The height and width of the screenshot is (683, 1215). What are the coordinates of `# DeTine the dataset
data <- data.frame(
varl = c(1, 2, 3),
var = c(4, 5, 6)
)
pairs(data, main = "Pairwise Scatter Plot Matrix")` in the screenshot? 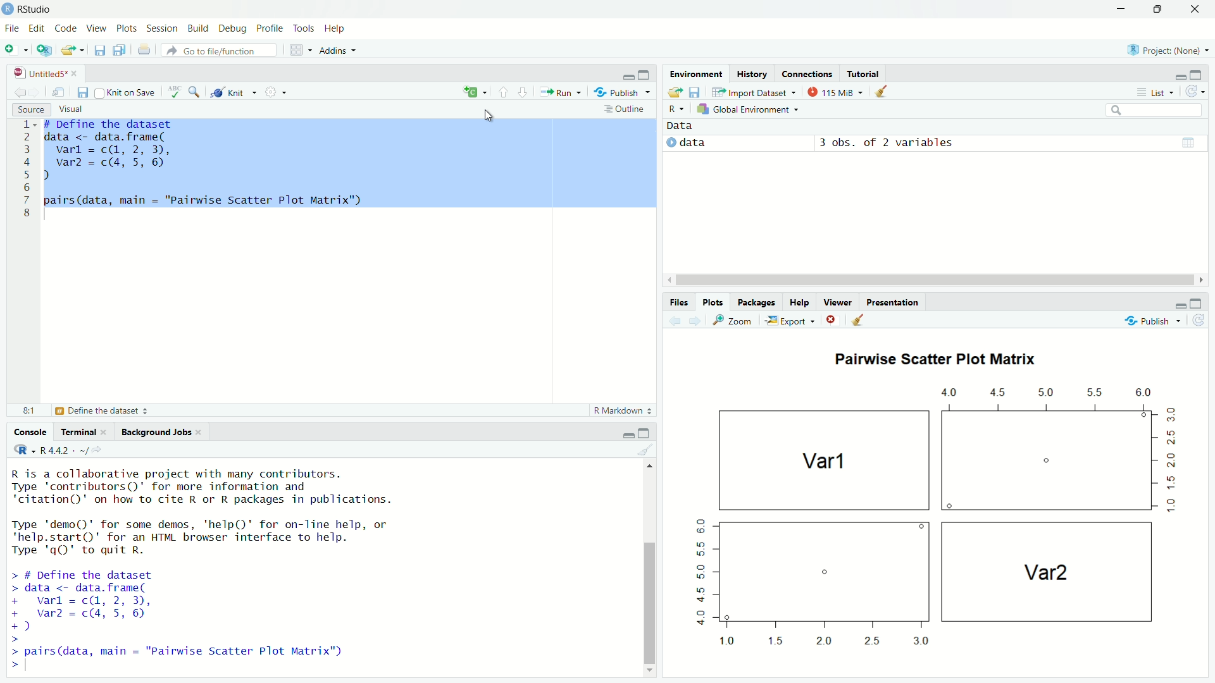 It's located at (351, 165).